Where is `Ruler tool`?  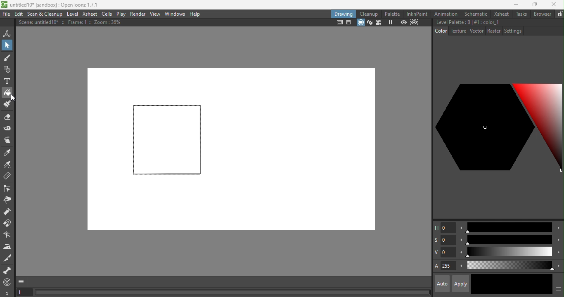 Ruler tool is located at coordinates (7, 177).